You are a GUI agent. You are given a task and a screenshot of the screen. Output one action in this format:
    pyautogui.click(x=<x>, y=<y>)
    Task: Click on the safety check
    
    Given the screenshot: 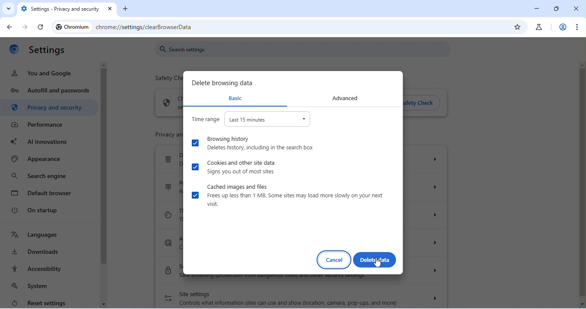 What is the action you would take?
    pyautogui.click(x=166, y=79)
    